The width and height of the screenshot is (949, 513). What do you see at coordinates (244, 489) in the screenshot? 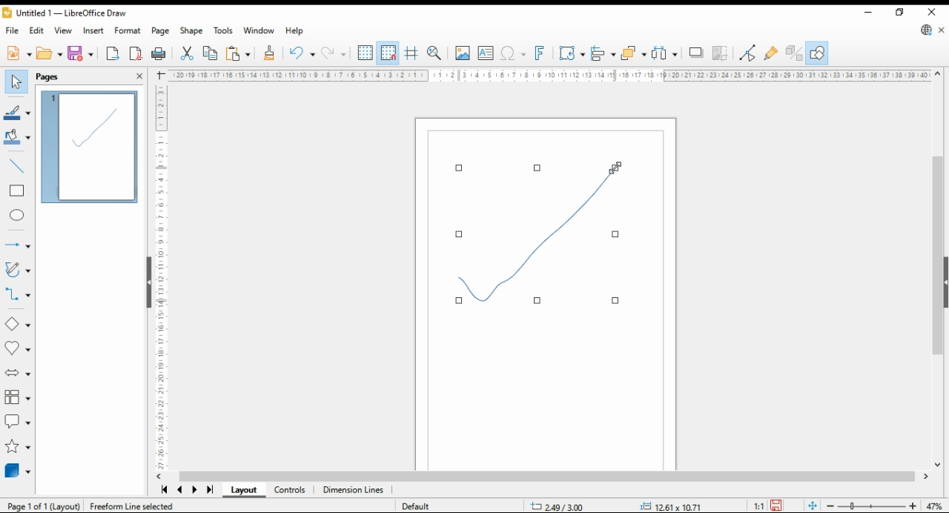
I see `layout` at bounding box center [244, 489].